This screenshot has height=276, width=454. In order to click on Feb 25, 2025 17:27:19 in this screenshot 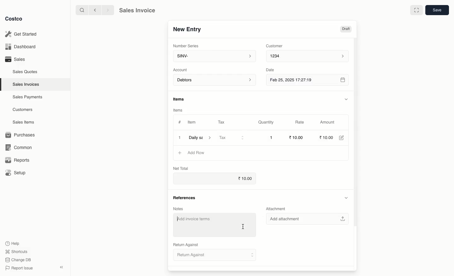, I will do `click(308, 81)`.